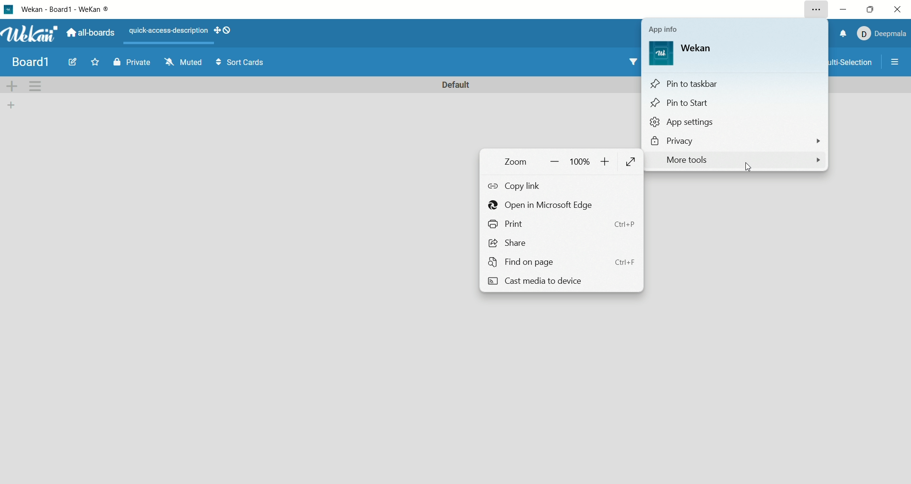 The width and height of the screenshot is (911, 484). Describe the element at coordinates (702, 48) in the screenshot. I see `wekan` at that location.